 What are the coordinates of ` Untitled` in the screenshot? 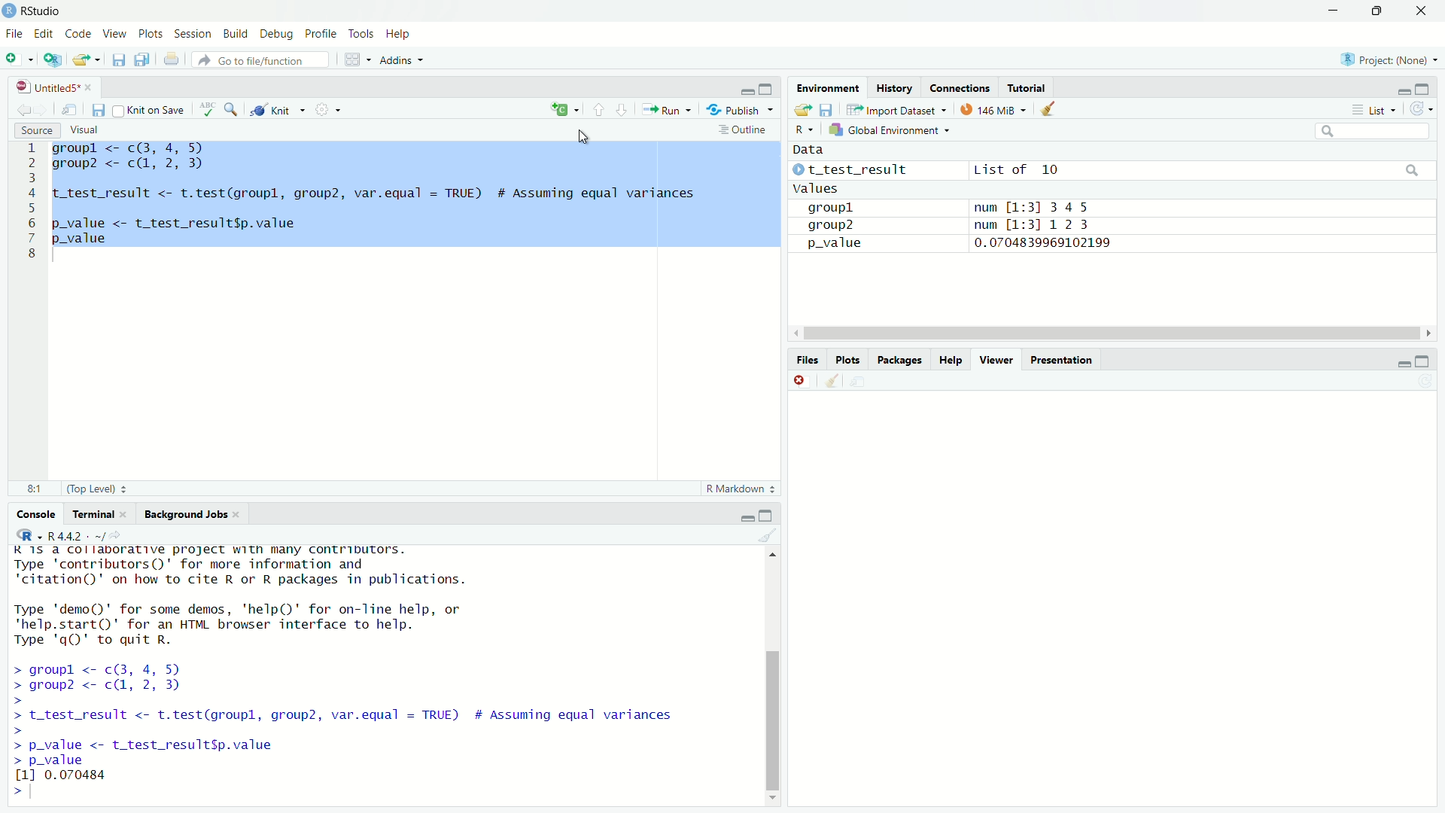 It's located at (53, 85).